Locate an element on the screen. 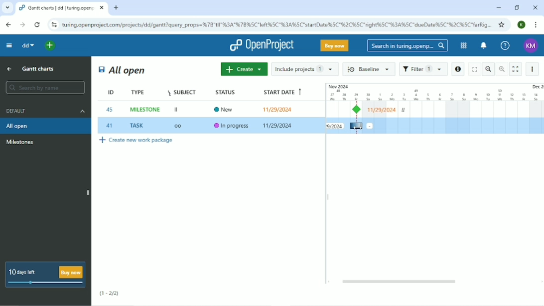  New tab is located at coordinates (117, 7).